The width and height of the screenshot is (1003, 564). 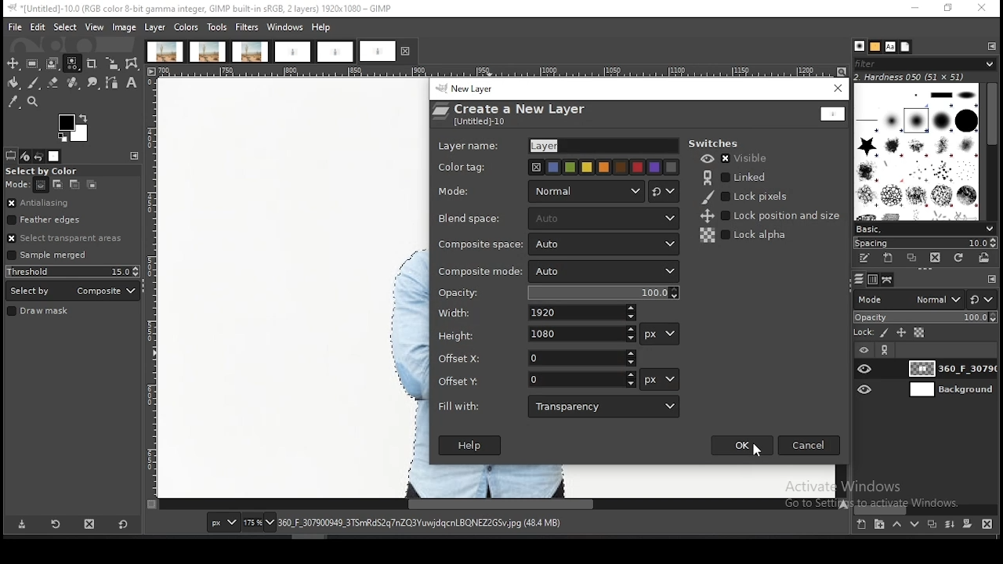 I want to click on mouse pointer, so click(x=756, y=454).